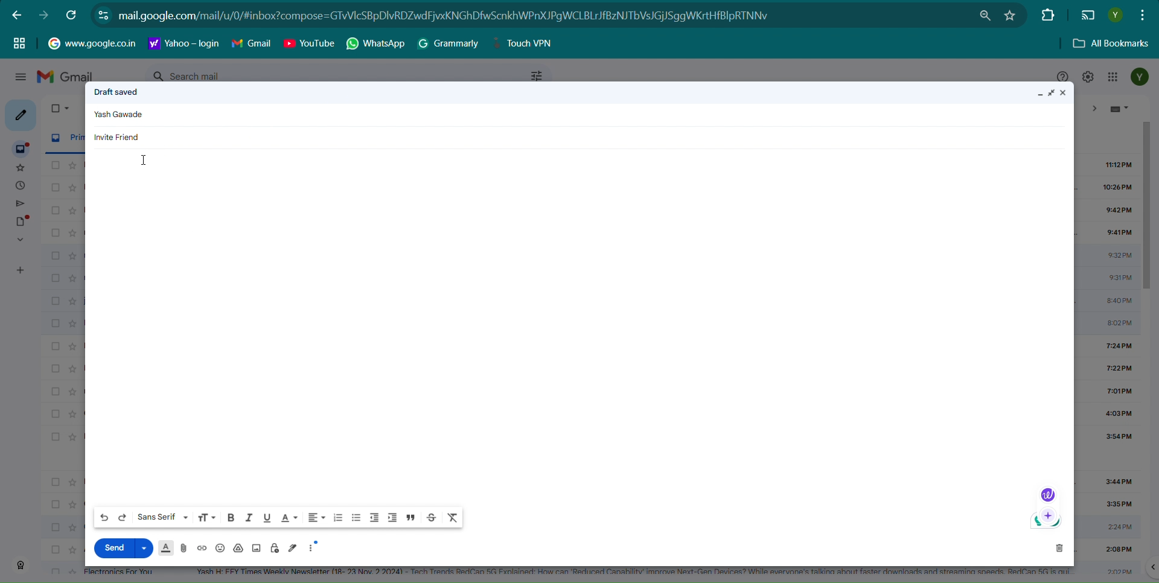  What do you see at coordinates (123, 517) in the screenshot?
I see `Redo` at bounding box center [123, 517].